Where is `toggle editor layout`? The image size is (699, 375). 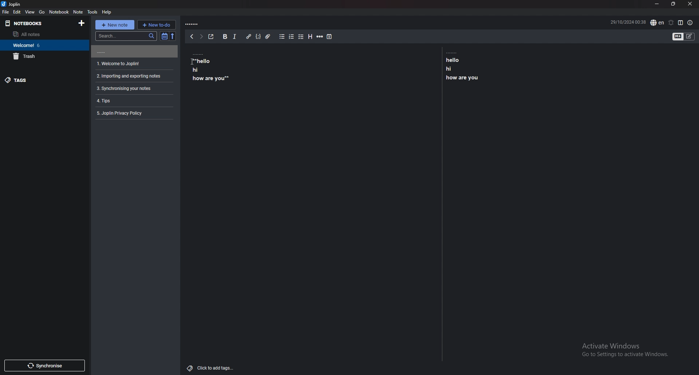 toggle editor layout is located at coordinates (681, 23).